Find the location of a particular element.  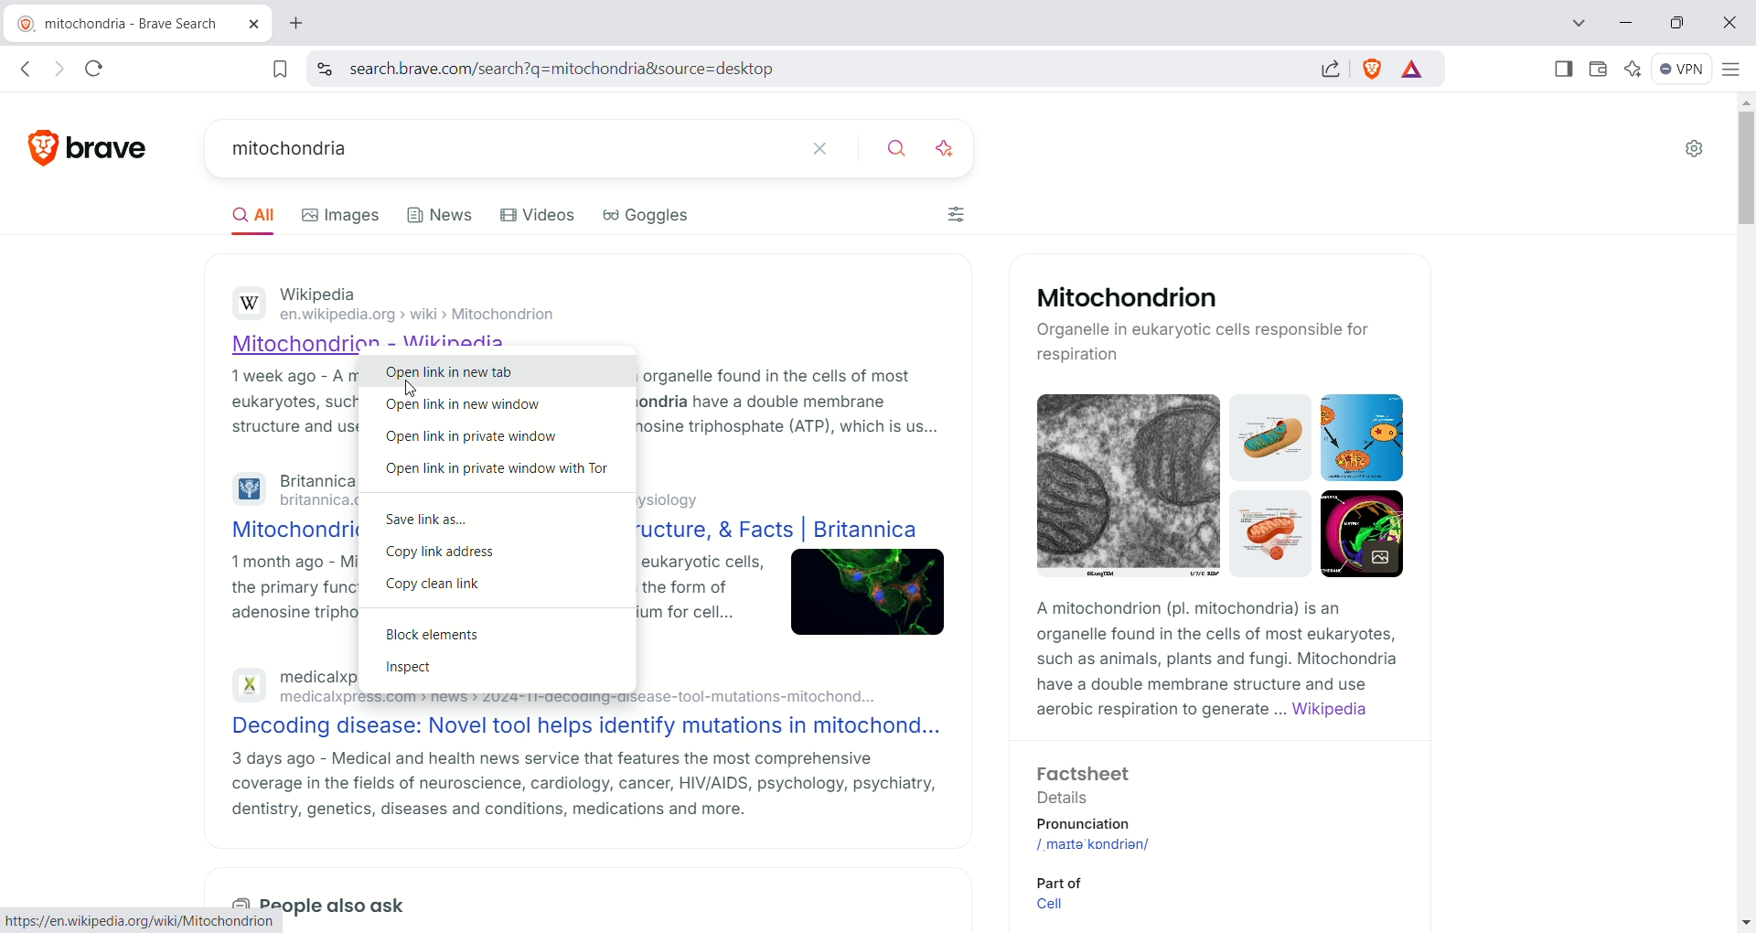

Wikipedia is located at coordinates (327, 294).